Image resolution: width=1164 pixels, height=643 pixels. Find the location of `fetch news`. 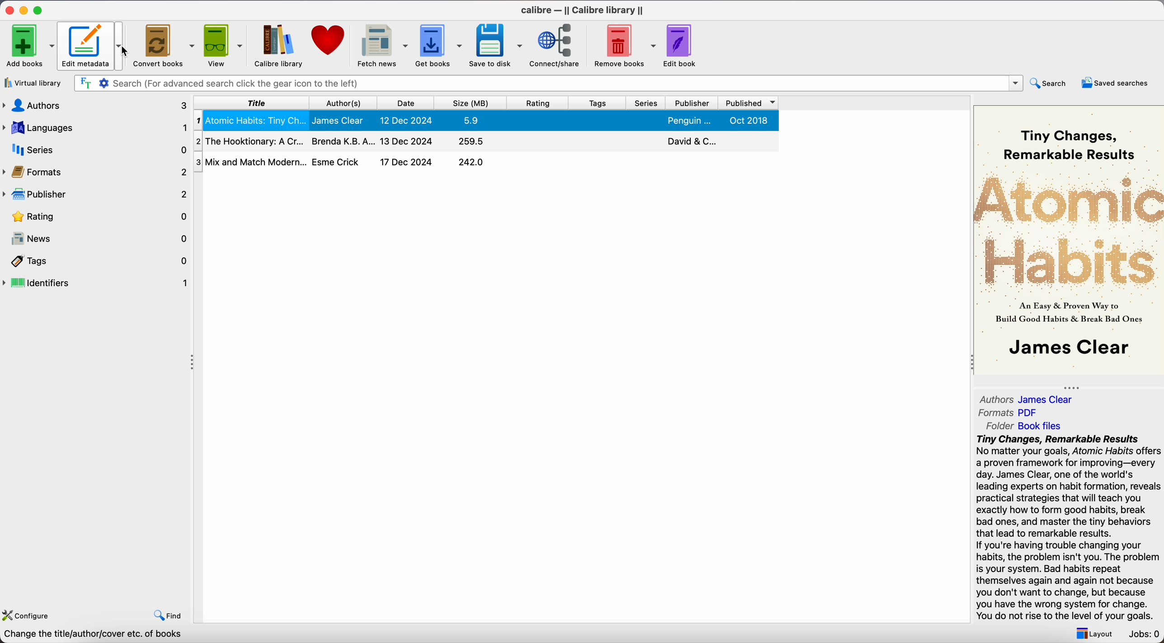

fetch news is located at coordinates (382, 46).